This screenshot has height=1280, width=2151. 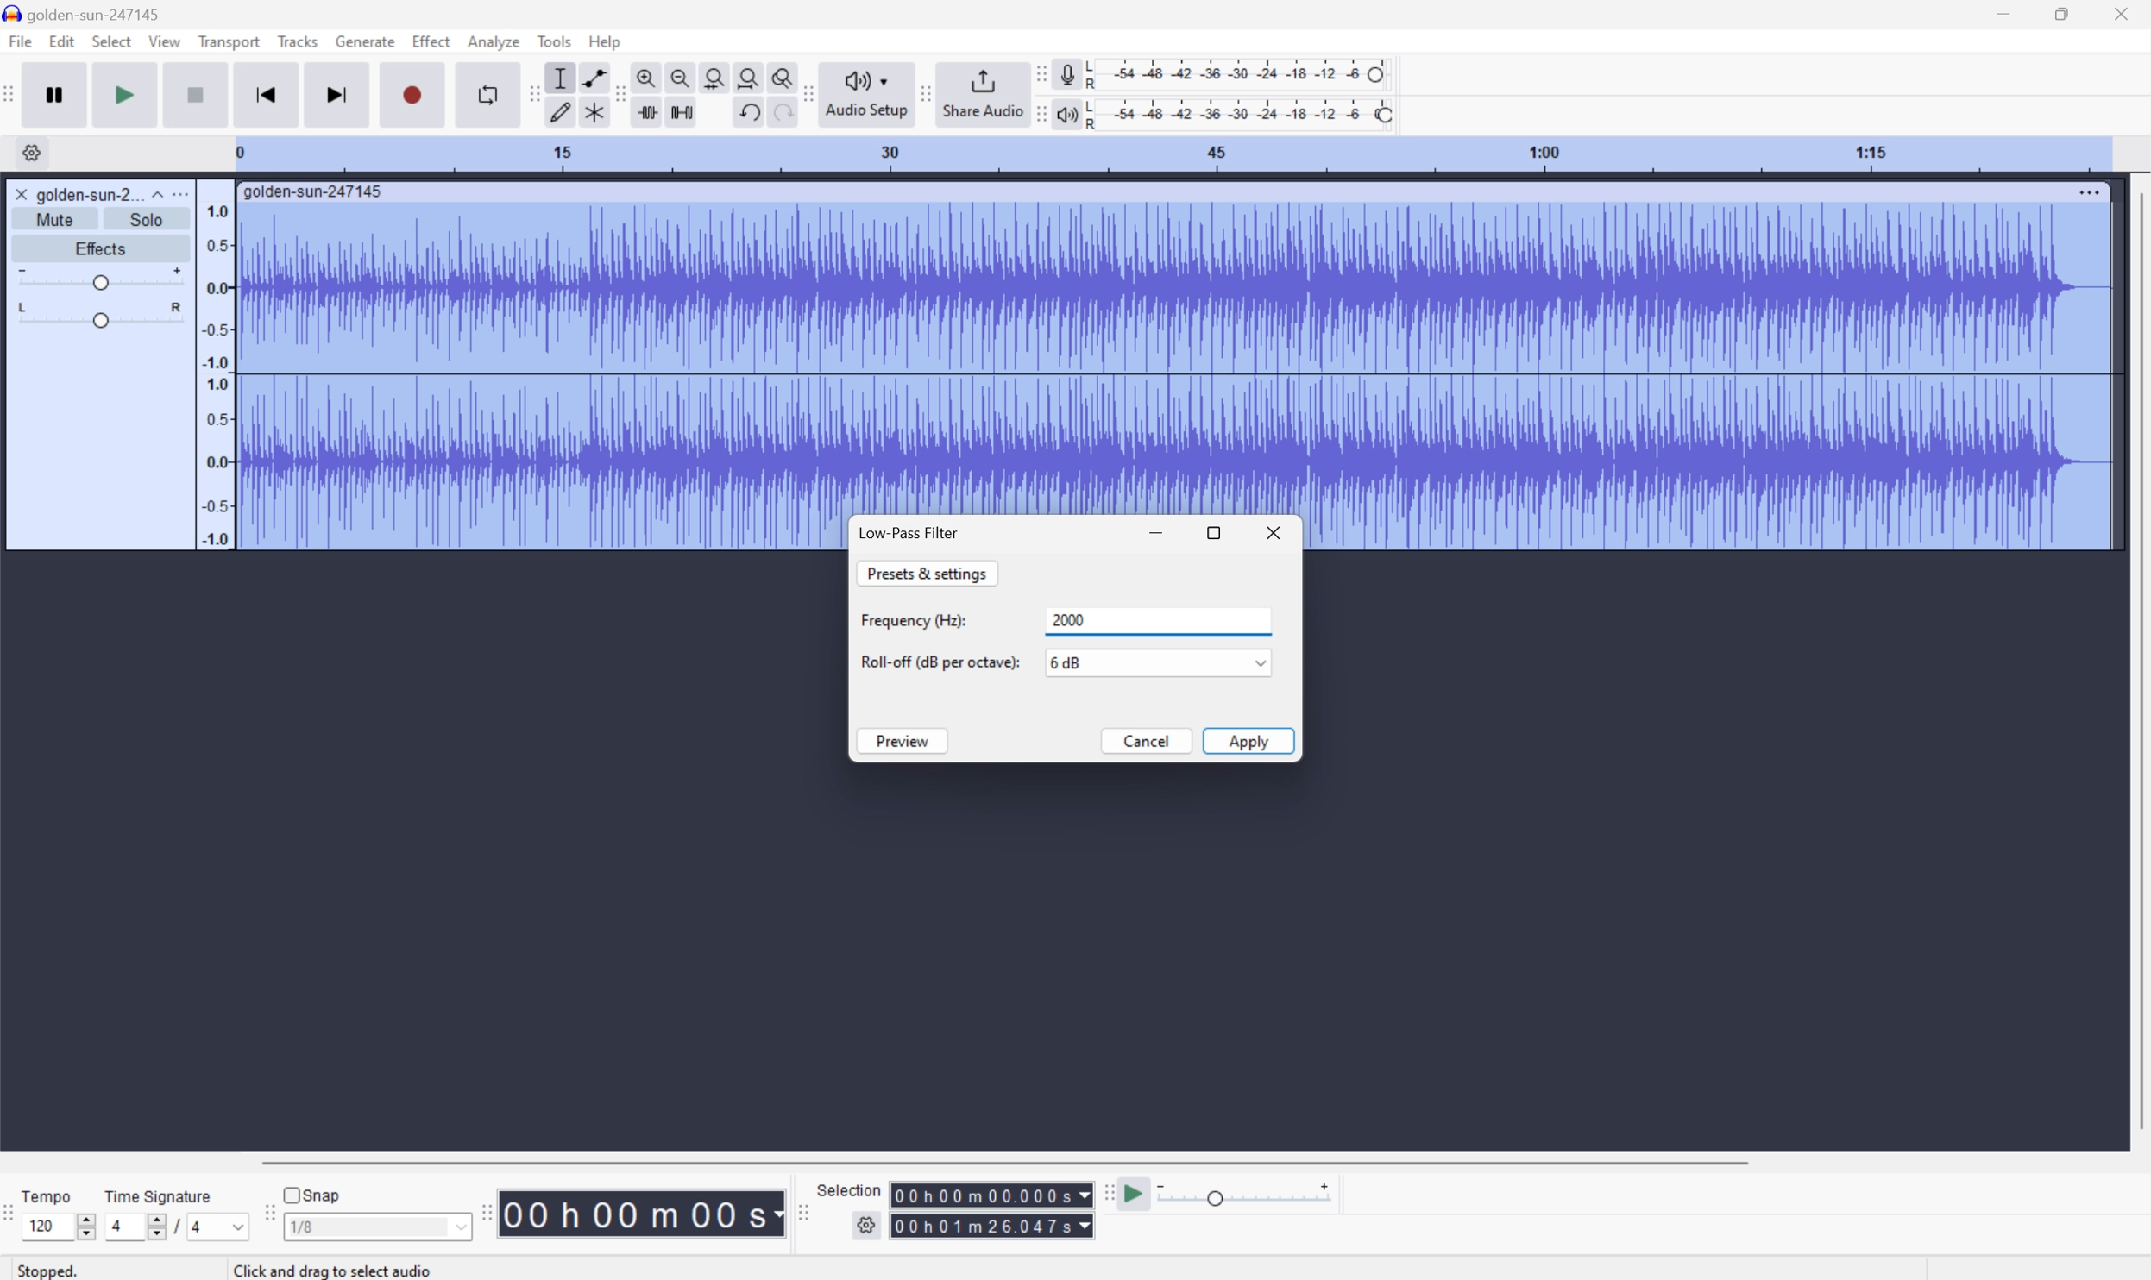 What do you see at coordinates (1160, 534) in the screenshot?
I see `Minimze` at bounding box center [1160, 534].